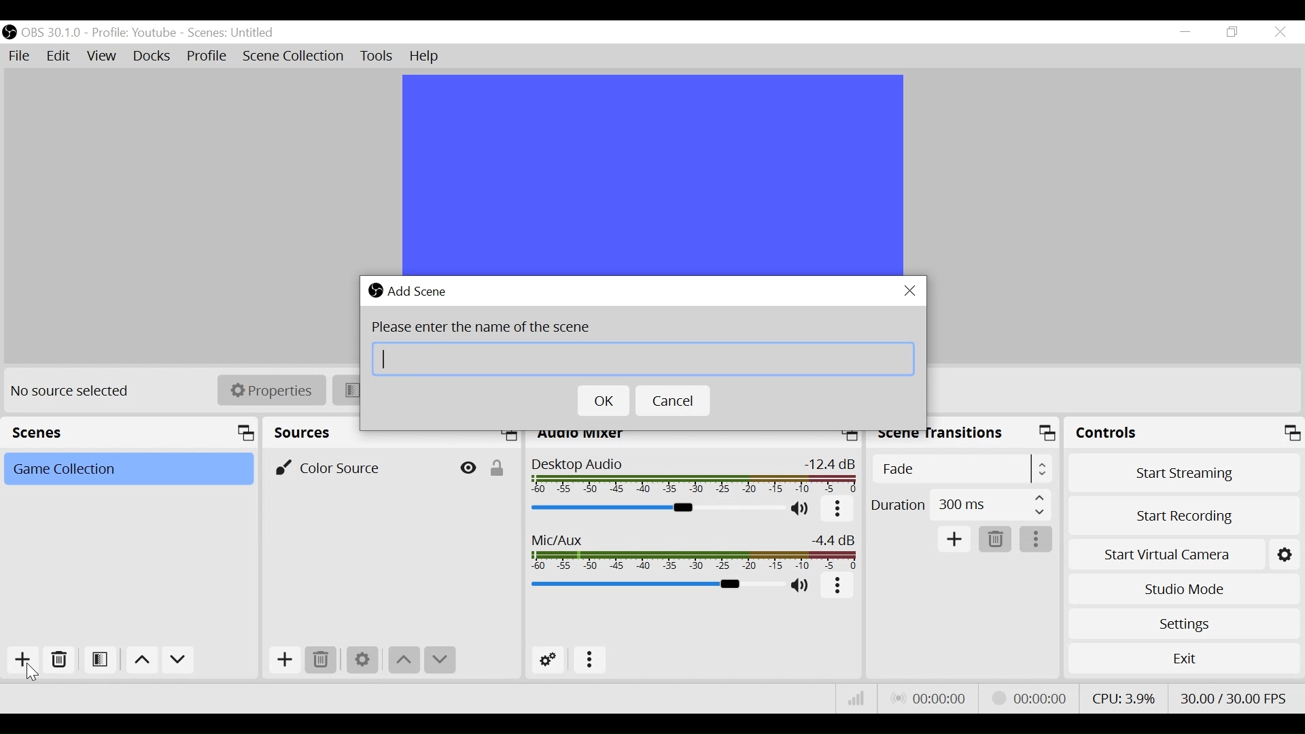  What do you see at coordinates (695, 552) in the screenshot?
I see `Mic/Aux` at bounding box center [695, 552].